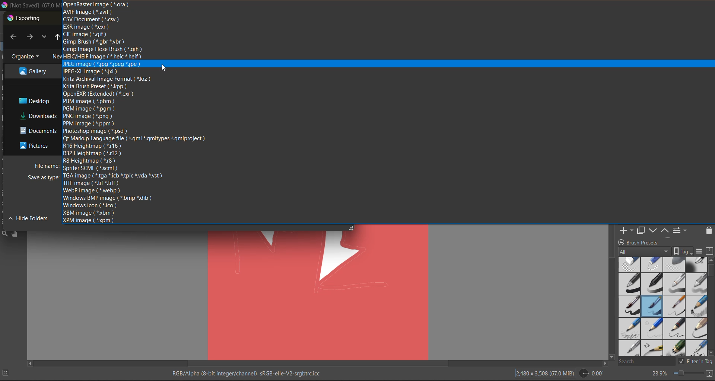  What do you see at coordinates (108, 198) in the screenshot?
I see `windows bmp` at bounding box center [108, 198].